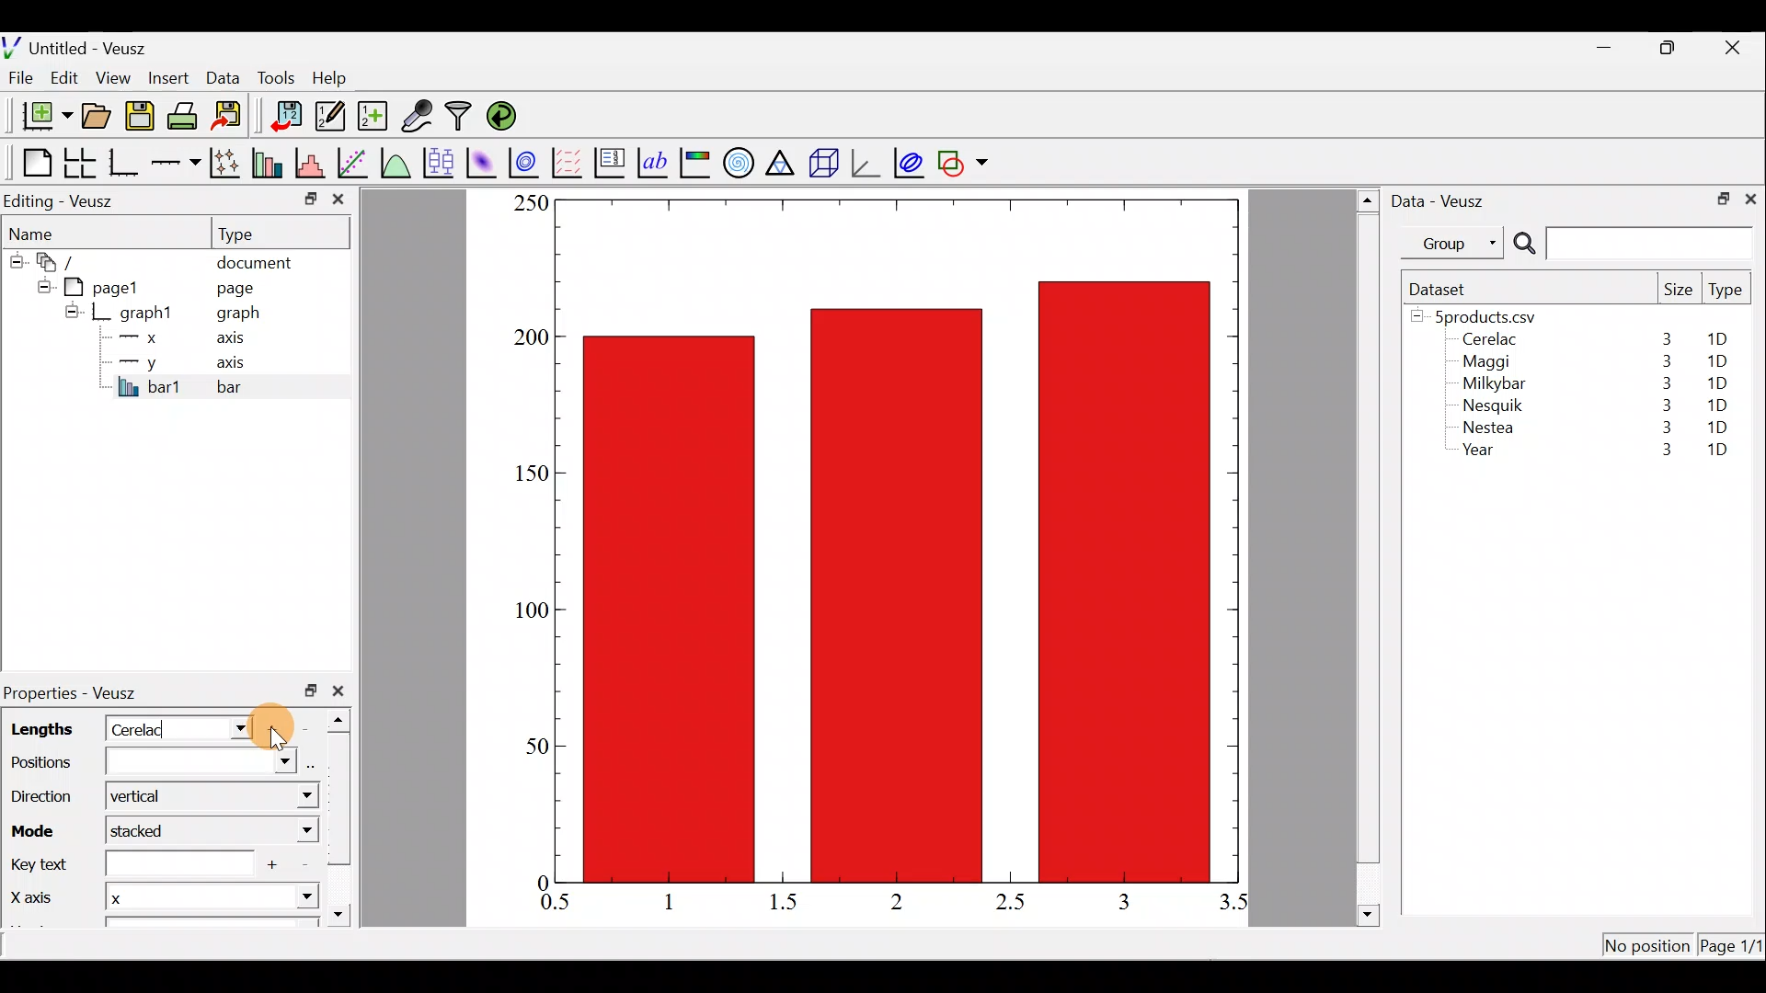  I want to click on Milkybar, so click(1489, 385).